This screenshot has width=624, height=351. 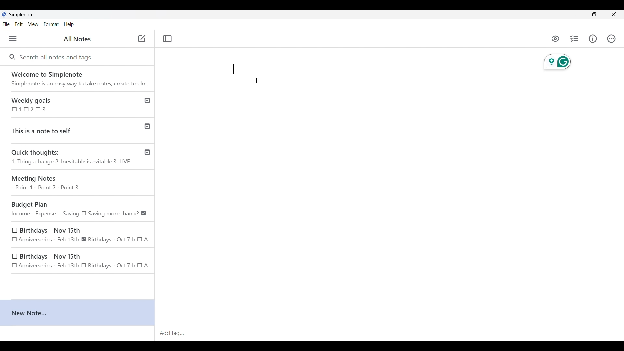 I want to click on Close interface, so click(x=613, y=14).